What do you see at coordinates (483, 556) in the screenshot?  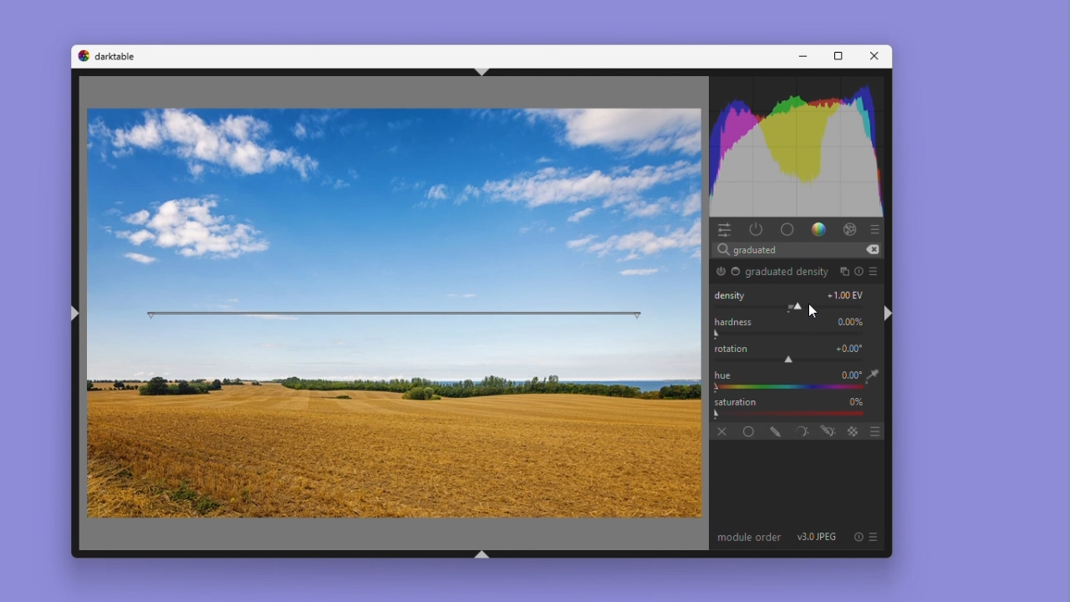 I see `shift+ctrl+b` at bounding box center [483, 556].